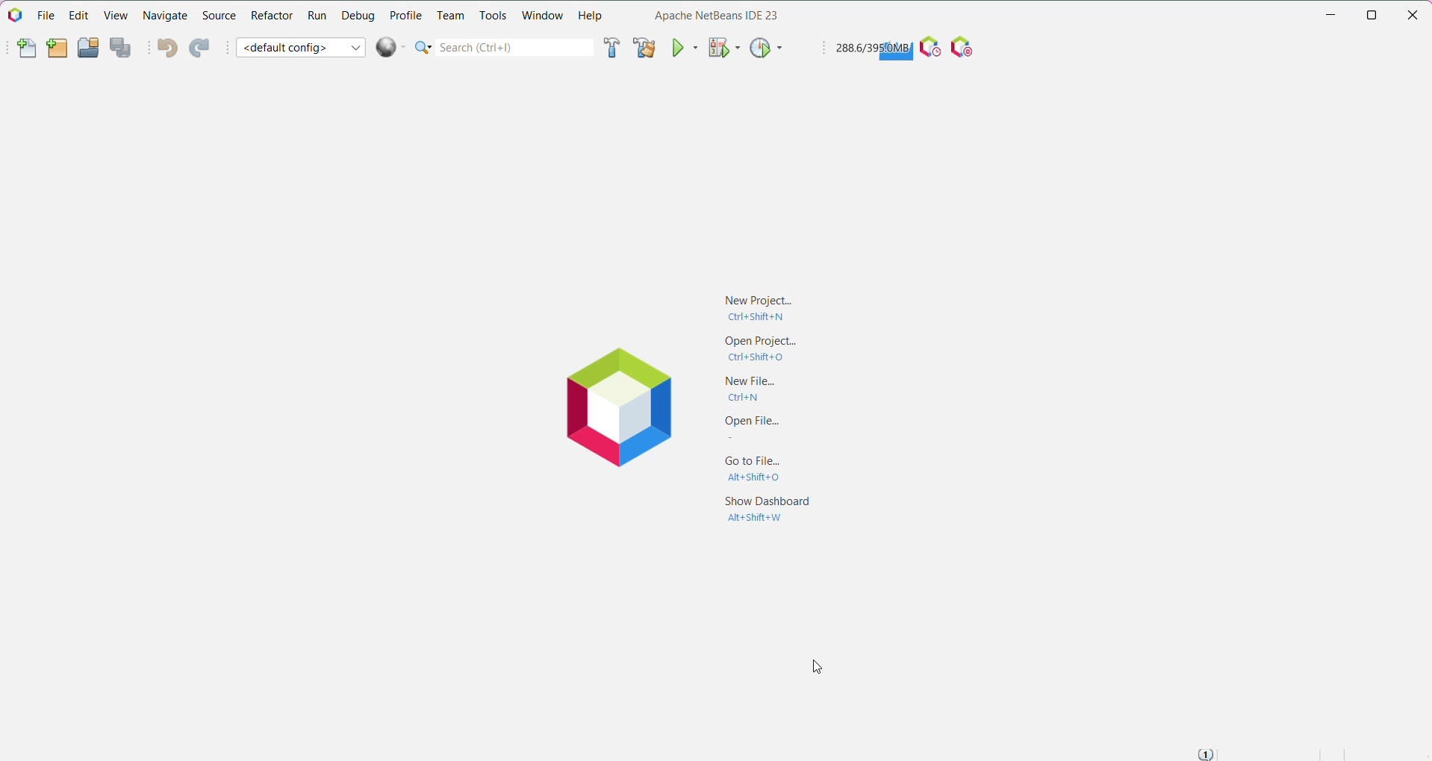  I want to click on Profile, so click(406, 14).